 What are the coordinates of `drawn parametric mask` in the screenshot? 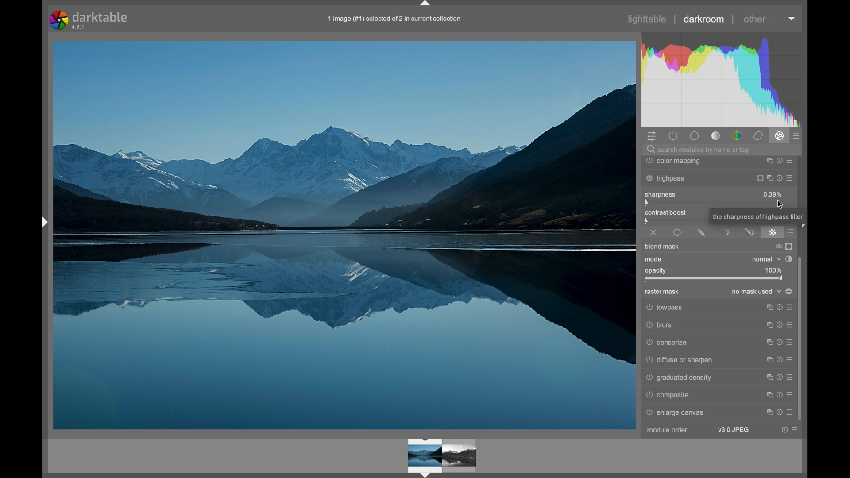 It's located at (750, 233).